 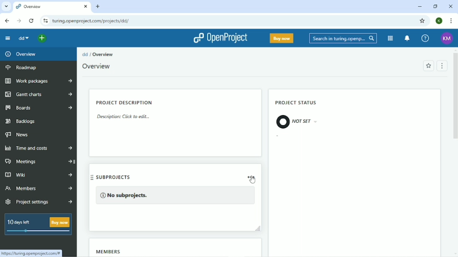 I want to click on Members, so click(x=39, y=189).